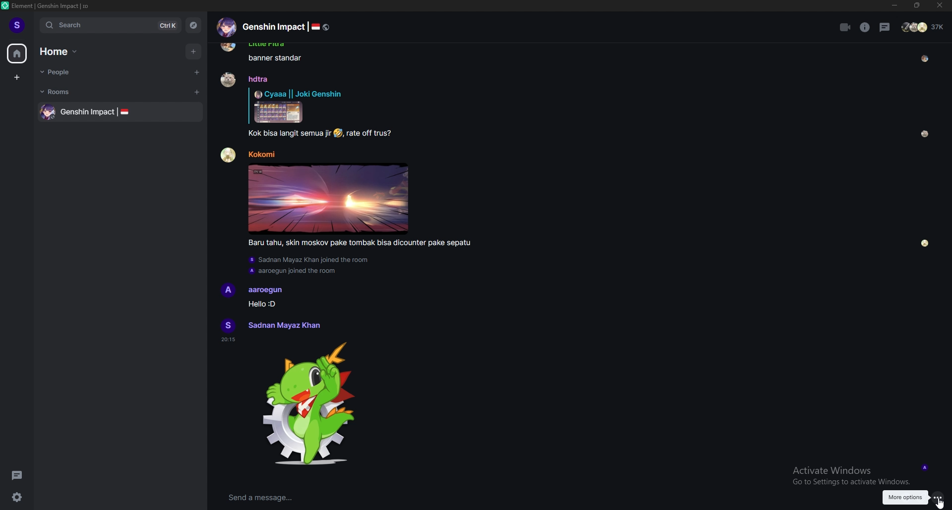 The height and width of the screenshot is (510, 952). I want to click on aaroegun, so click(266, 291).